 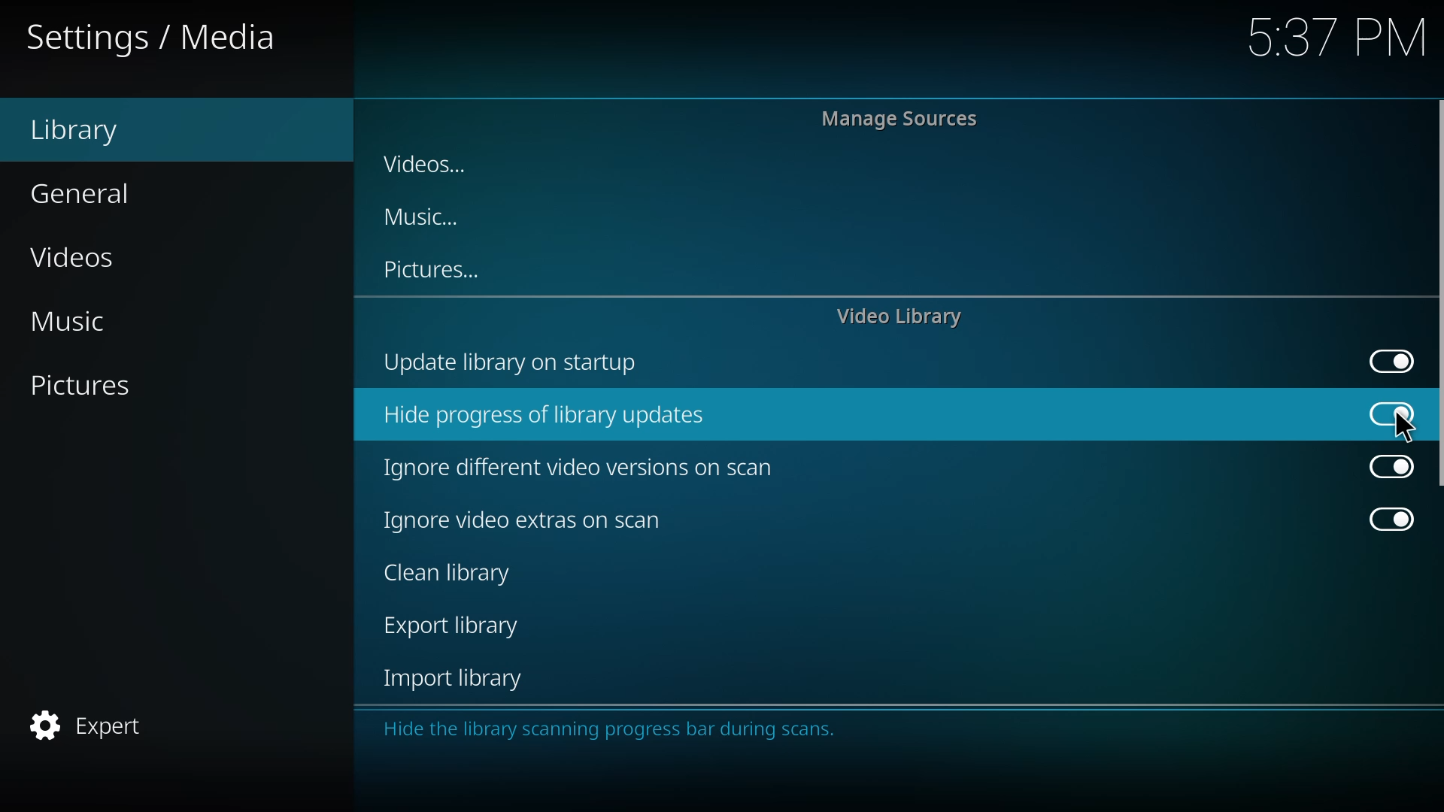 What do you see at coordinates (555, 417) in the screenshot?
I see `hide progress of library updates` at bounding box center [555, 417].